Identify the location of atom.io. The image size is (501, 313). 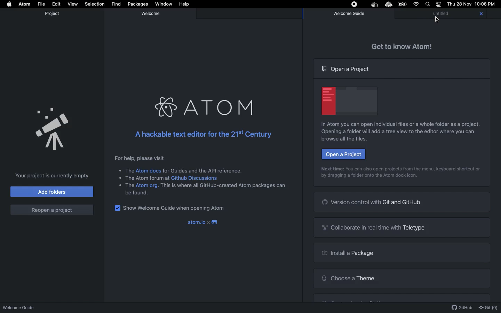
(192, 222).